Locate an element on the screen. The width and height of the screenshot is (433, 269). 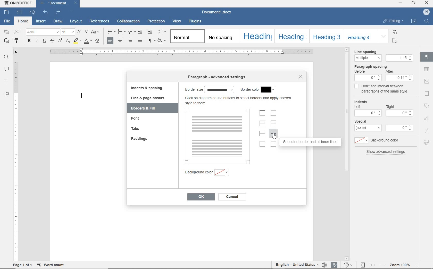
set outer border is located at coordinates (274, 123).